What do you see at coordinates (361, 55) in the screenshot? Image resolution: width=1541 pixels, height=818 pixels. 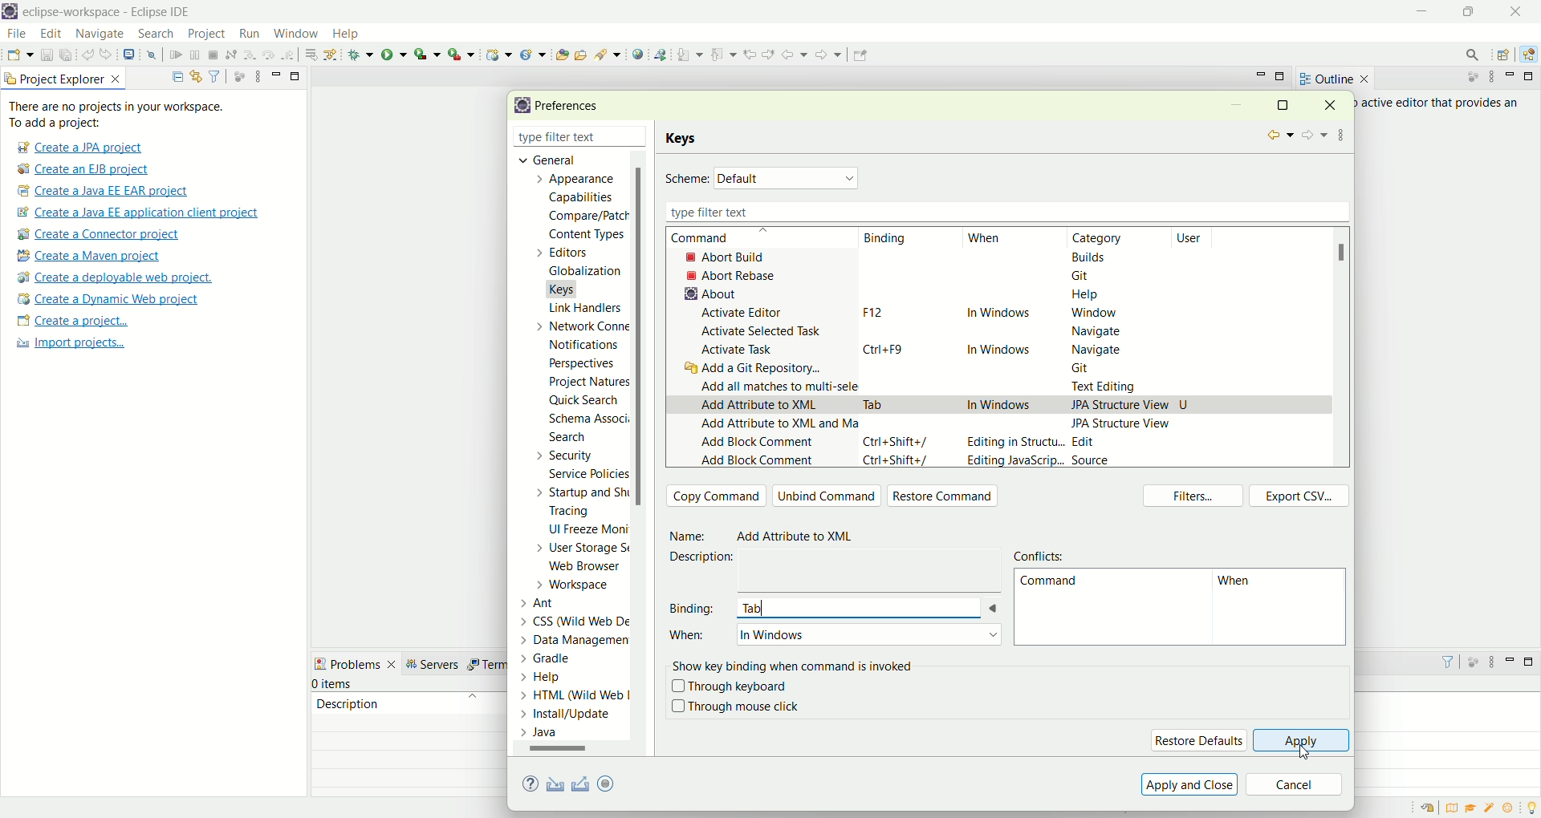 I see `debug` at bounding box center [361, 55].